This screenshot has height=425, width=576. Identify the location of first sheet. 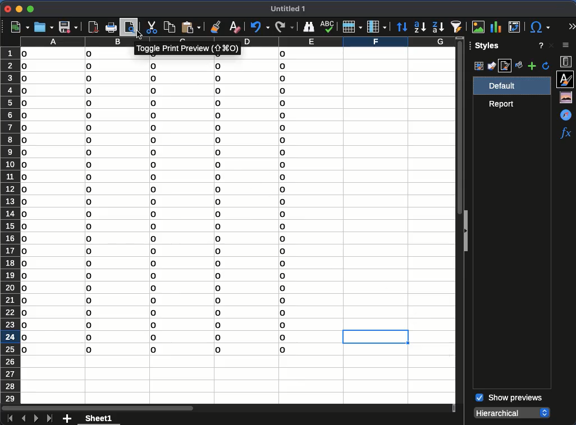
(8, 418).